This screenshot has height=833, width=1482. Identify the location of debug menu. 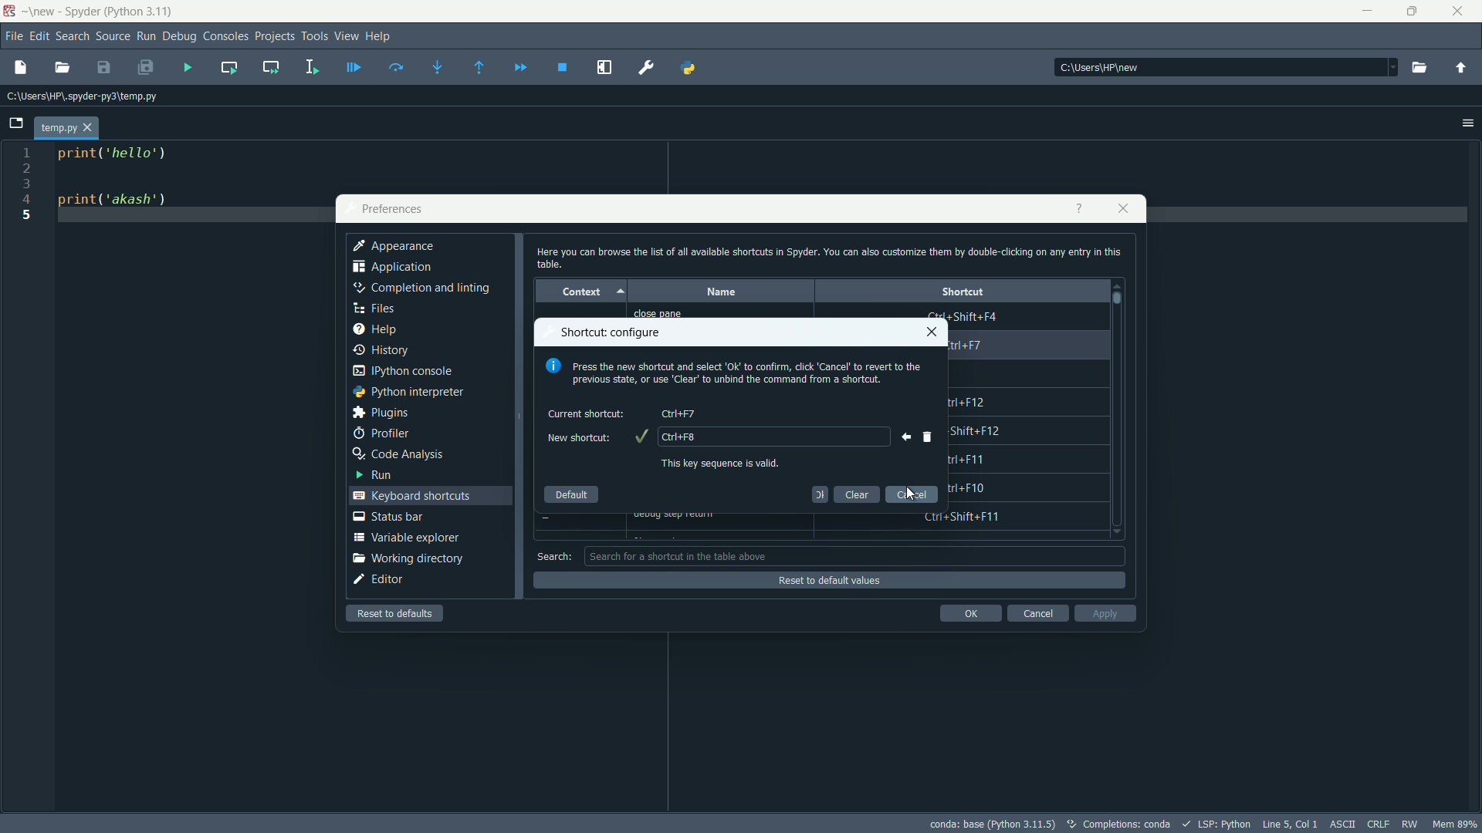
(181, 37).